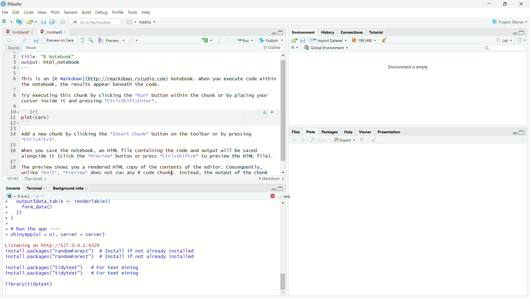 The image size is (530, 298). What do you see at coordinates (504, 49) in the screenshot?
I see `search` at bounding box center [504, 49].